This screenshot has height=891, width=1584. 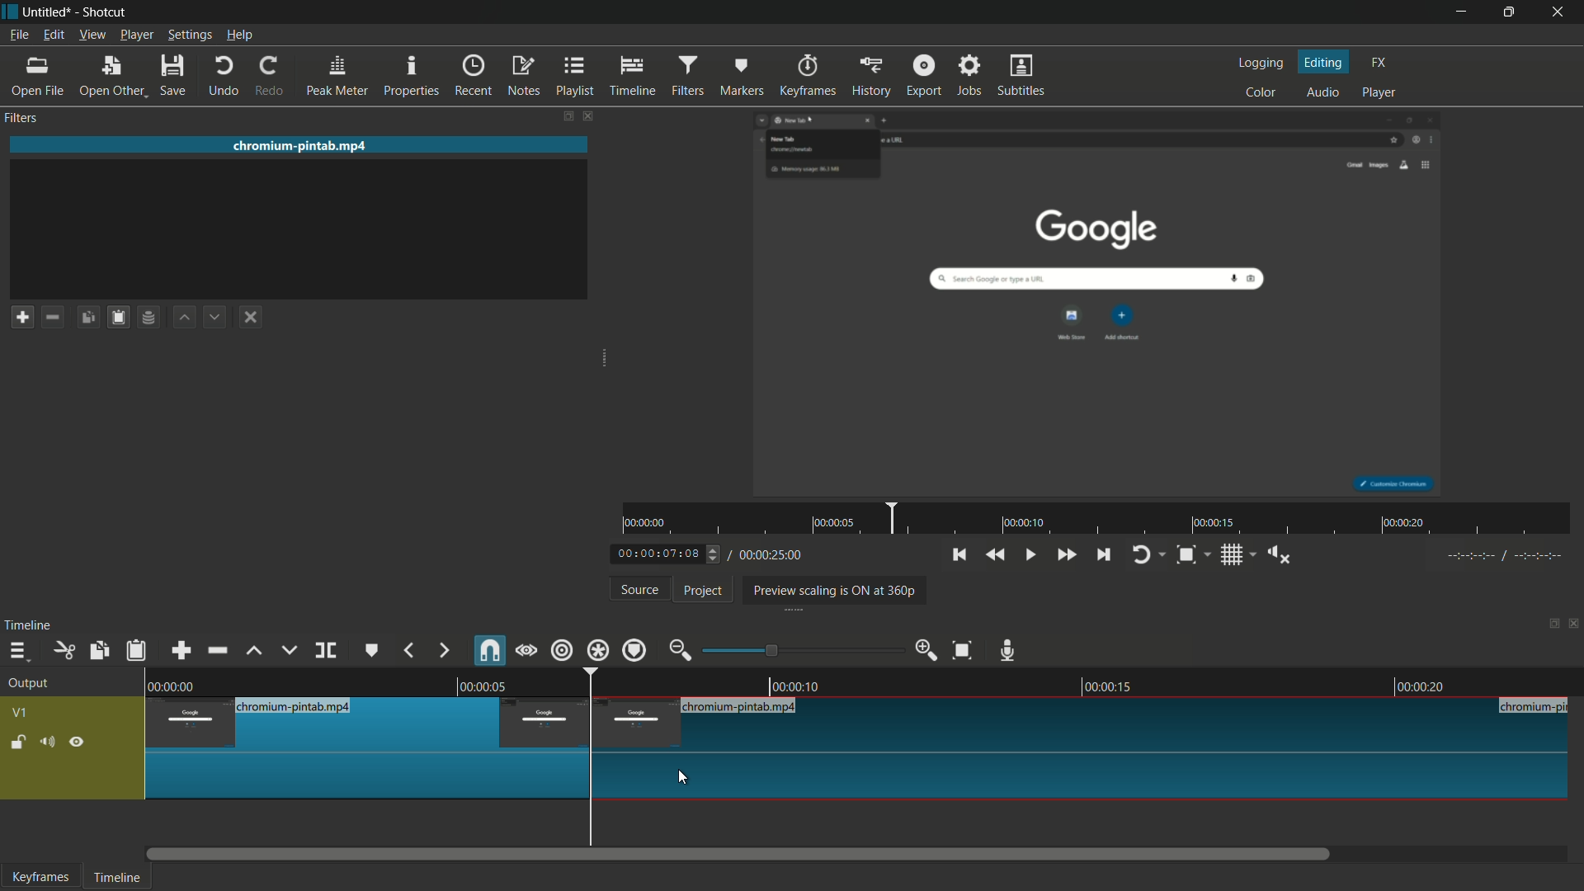 I want to click on copy checked filters, so click(x=88, y=317).